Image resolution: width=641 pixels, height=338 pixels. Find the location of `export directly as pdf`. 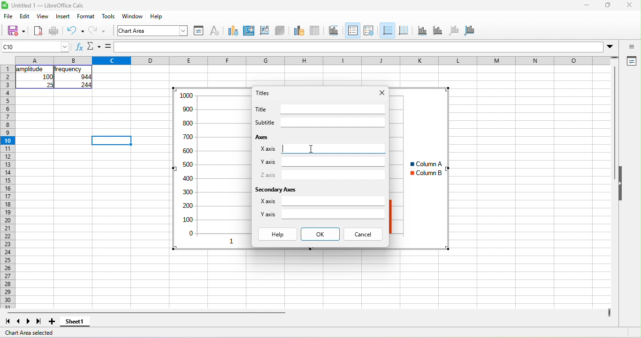

export directly as pdf is located at coordinates (38, 31).